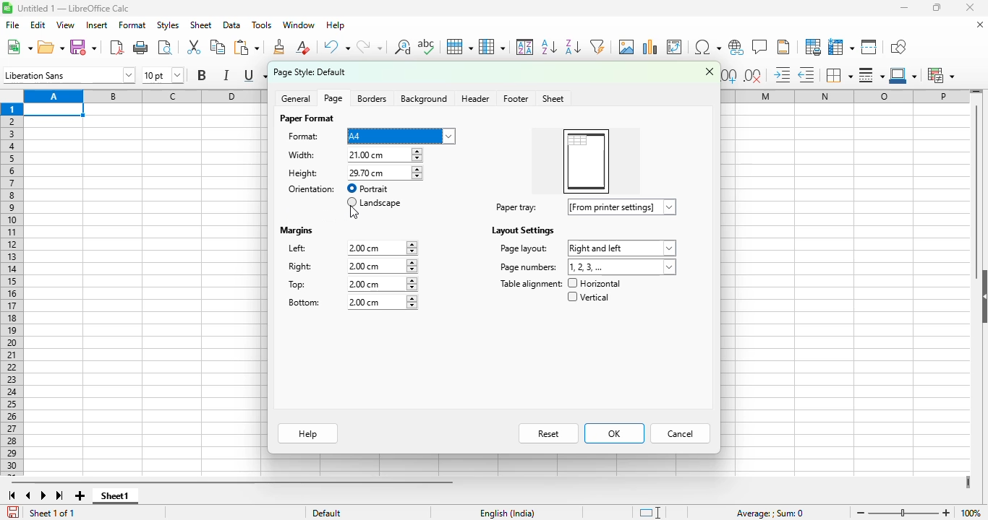 This screenshot has width=988, height=520. Describe the element at coordinates (298, 248) in the screenshot. I see `left: ` at that location.